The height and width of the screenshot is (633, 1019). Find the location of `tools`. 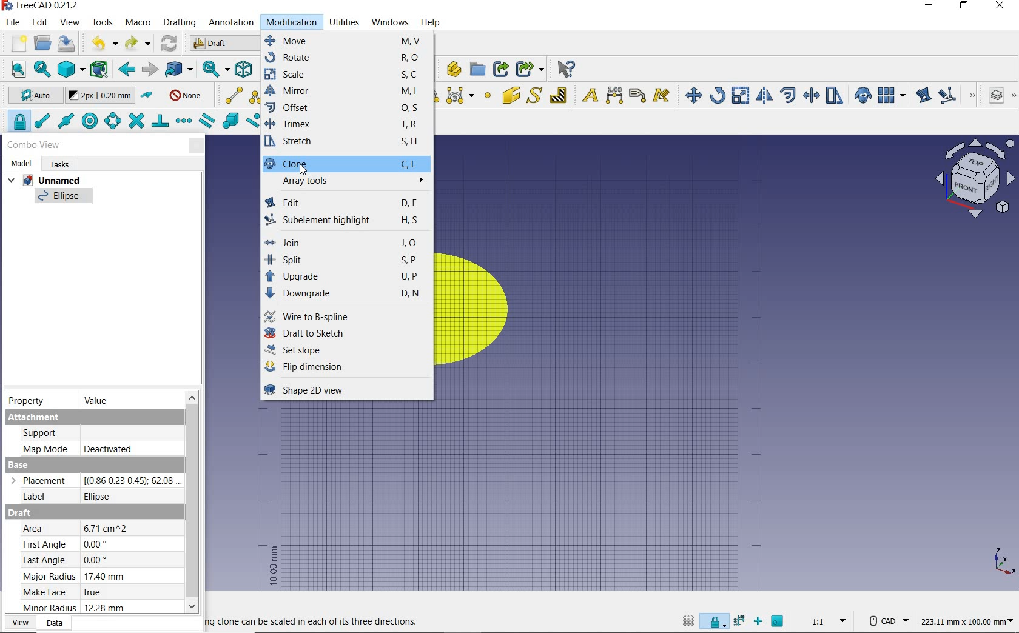

tools is located at coordinates (104, 23).